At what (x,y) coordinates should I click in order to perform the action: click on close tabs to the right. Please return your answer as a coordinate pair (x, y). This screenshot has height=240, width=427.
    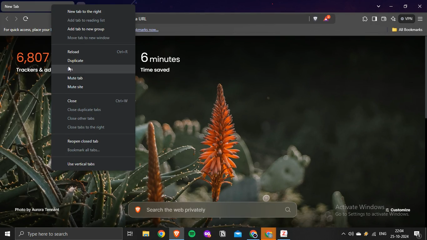
    Looking at the image, I should click on (89, 128).